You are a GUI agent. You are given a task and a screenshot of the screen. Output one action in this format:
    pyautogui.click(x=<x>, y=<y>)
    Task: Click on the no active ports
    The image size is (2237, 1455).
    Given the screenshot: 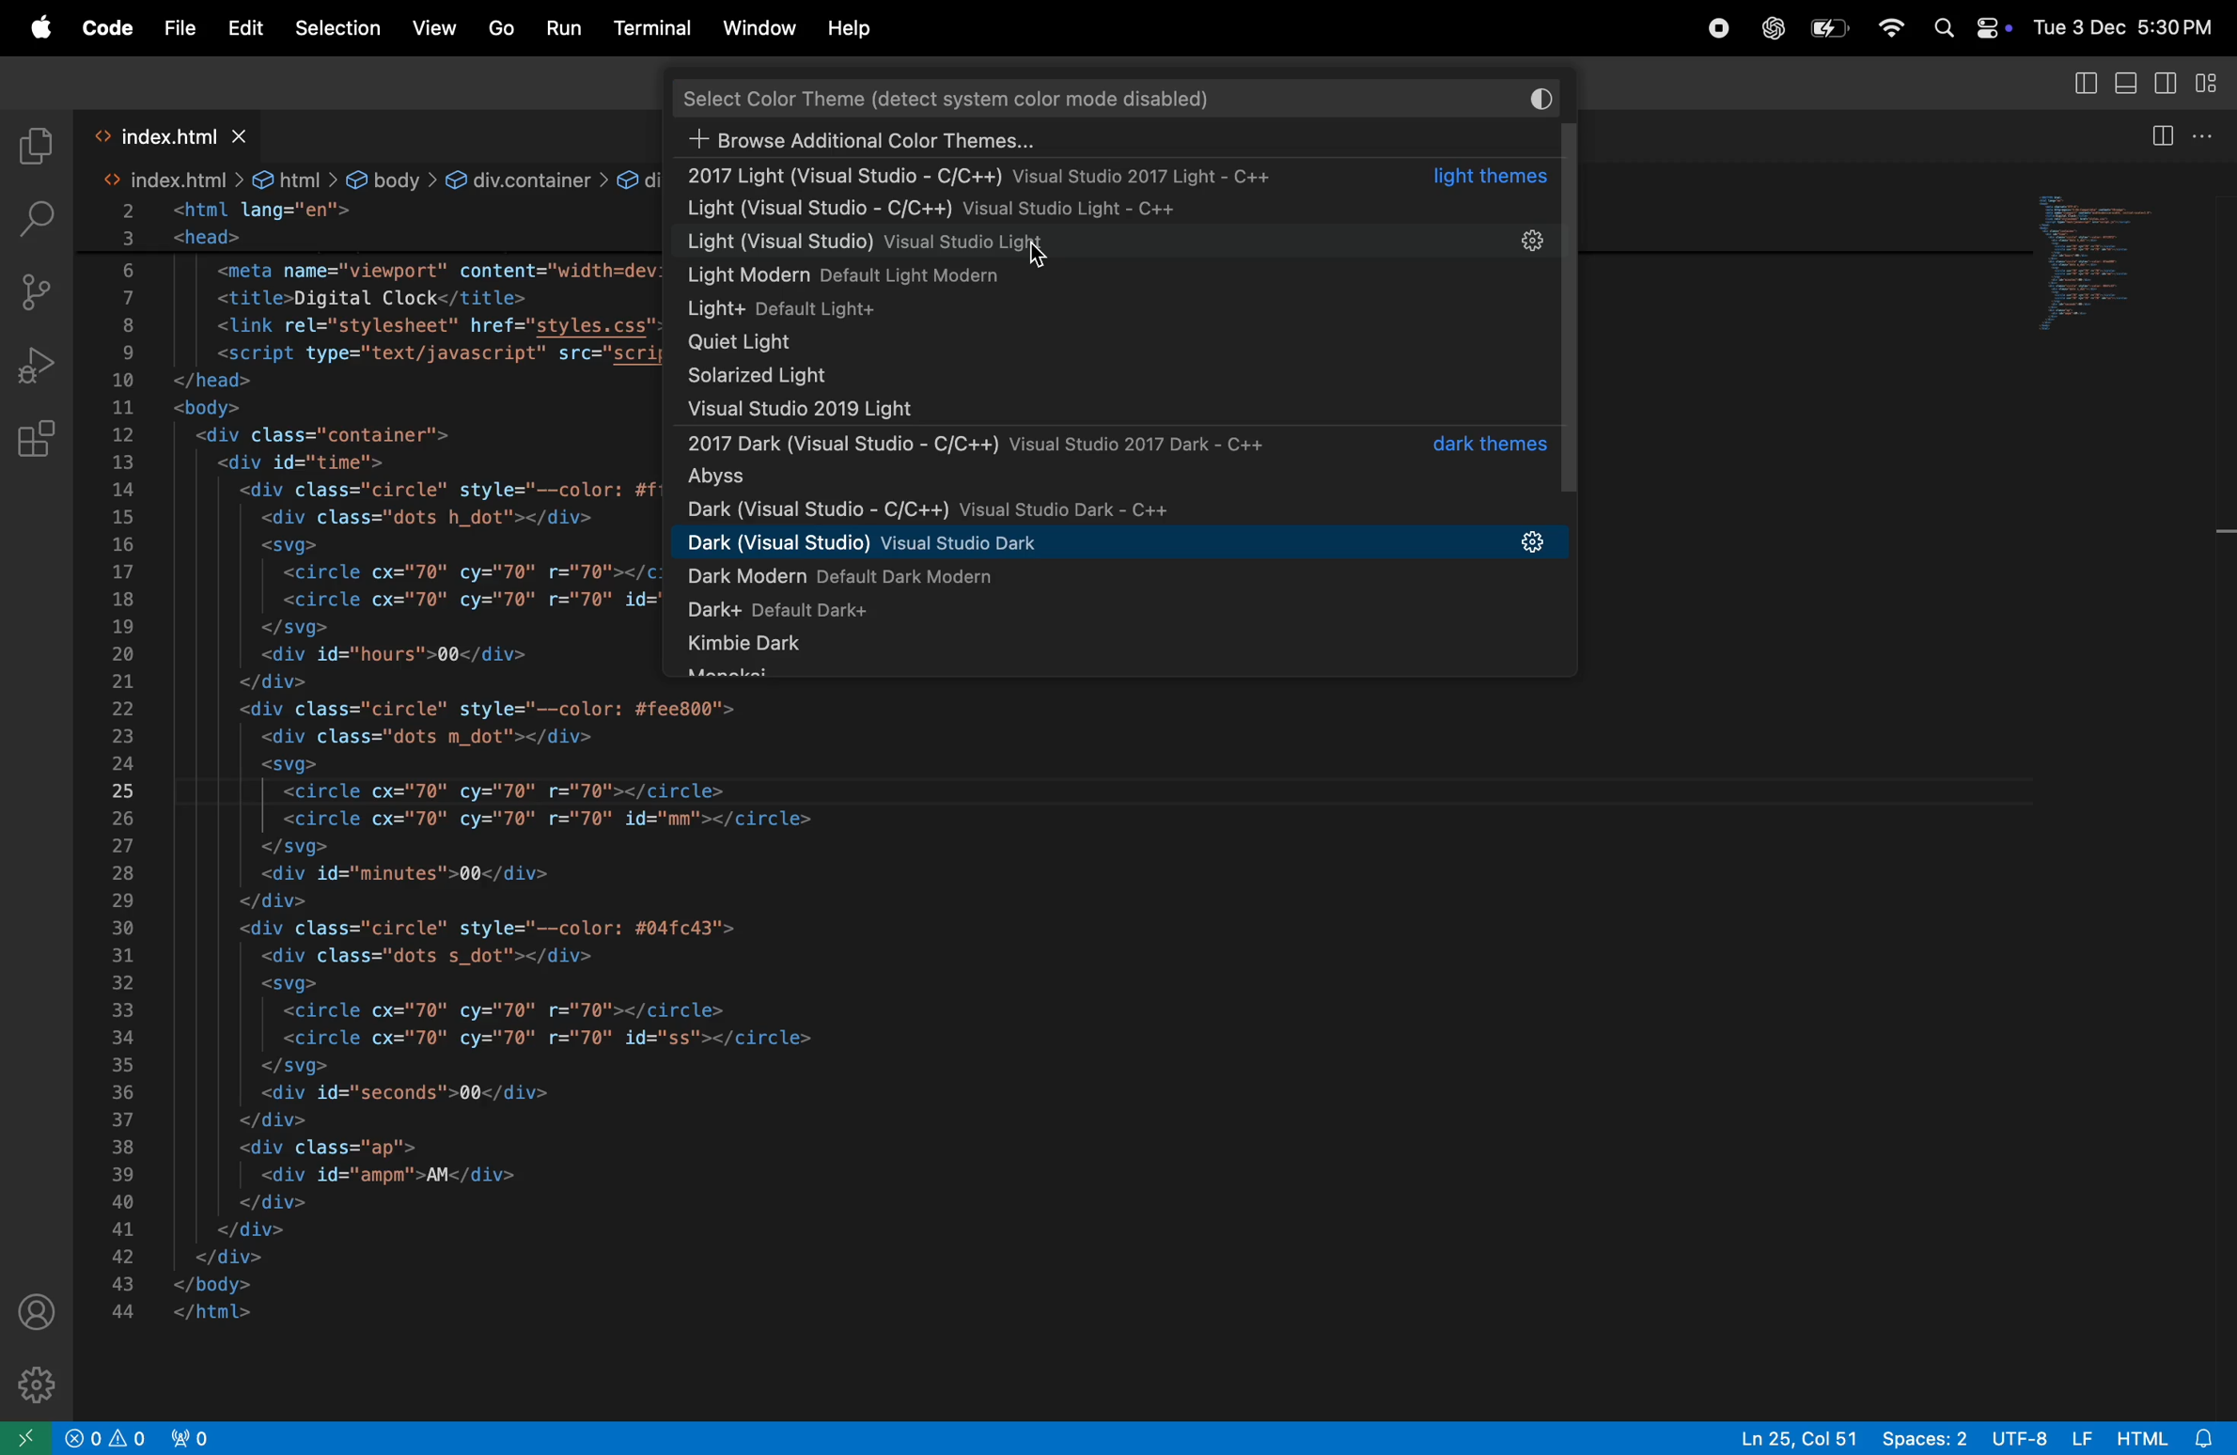 What is the action you would take?
    pyautogui.click(x=186, y=1437)
    